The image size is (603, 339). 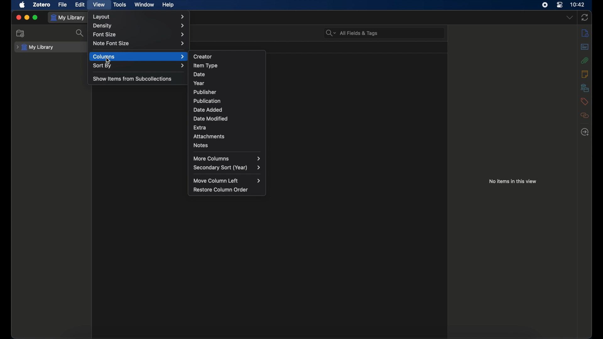 What do you see at coordinates (585, 47) in the screenshot?
I see `abstract` at bounding box center [585, 47].